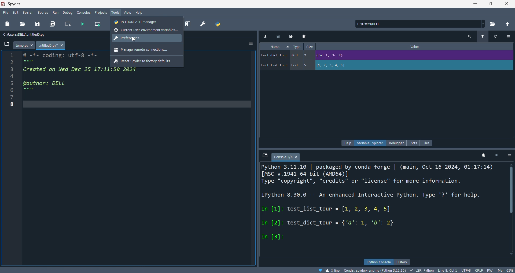 Image resolution: width=515 pixels, height=273 pixels. Describe the element at coordinates (292, 37) in the screenshot. I see `save data as` at that location.